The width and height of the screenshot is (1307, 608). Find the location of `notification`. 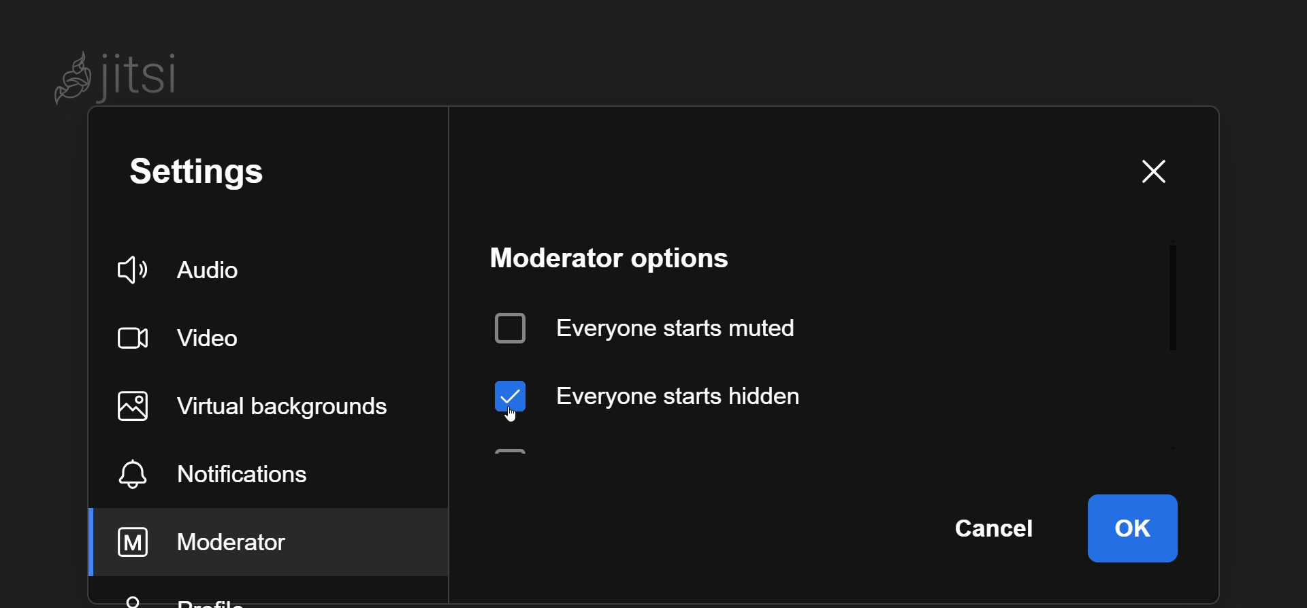

notification is located at coordinates (250, 471).